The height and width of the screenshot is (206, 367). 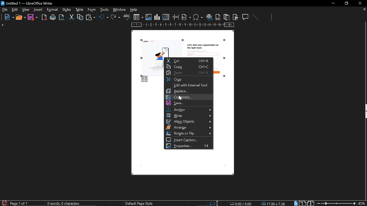 I want to click on insert hyperlink, so click(x=209, y=17).